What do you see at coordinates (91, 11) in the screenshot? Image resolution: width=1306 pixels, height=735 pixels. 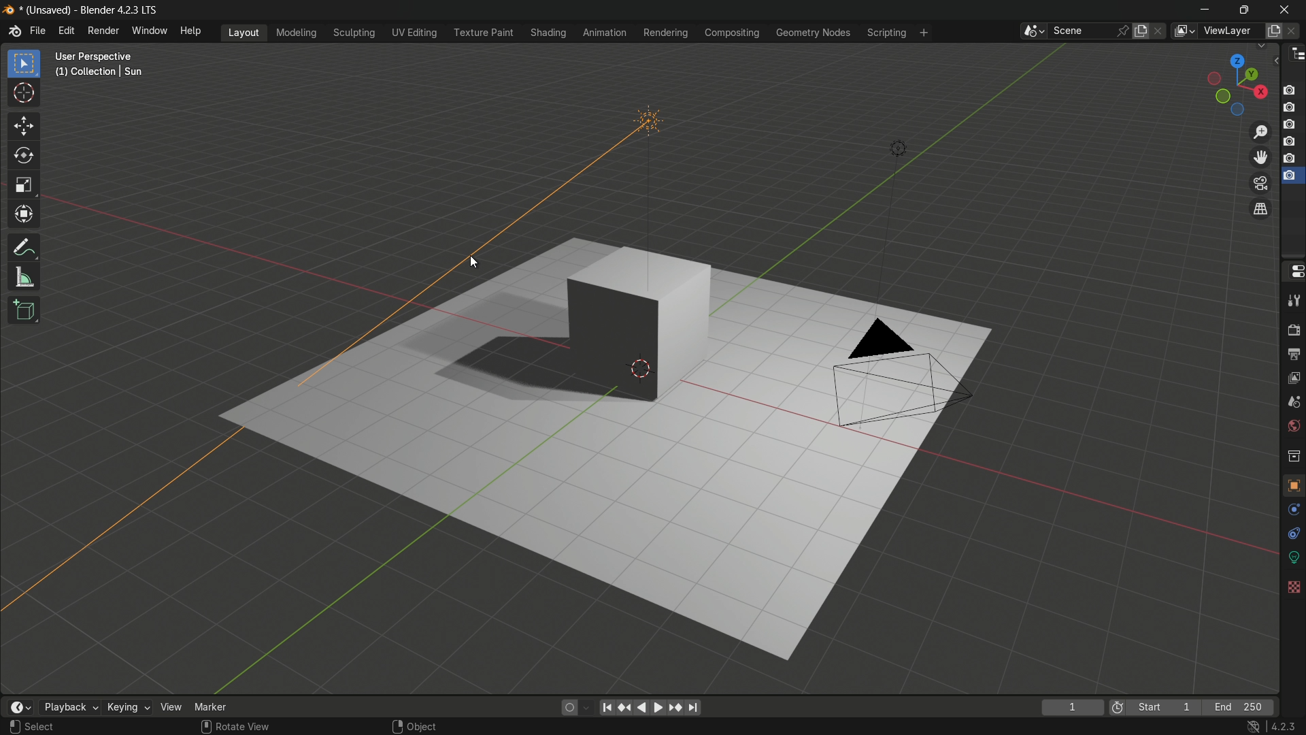 I see `* (Unsaved) - Blender 4.2.3 LTS` at bounding box center [91, 11].